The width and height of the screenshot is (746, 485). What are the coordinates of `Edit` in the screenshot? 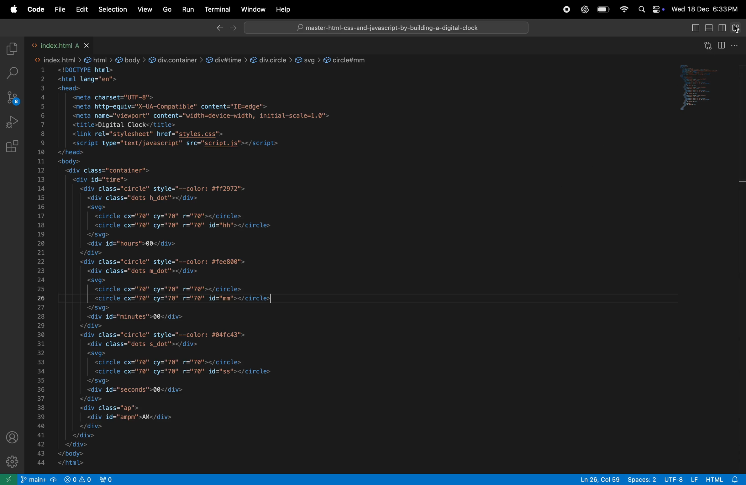 It's located at (82, 9).